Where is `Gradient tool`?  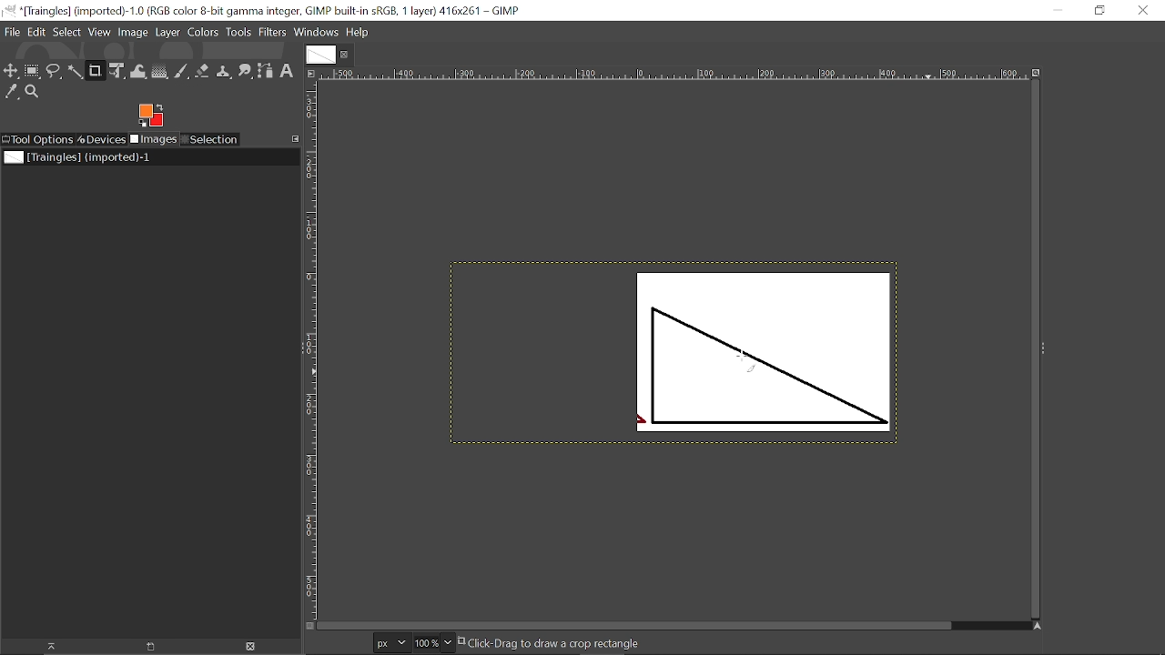 Gradient tool is located at coordinates (160, 71).